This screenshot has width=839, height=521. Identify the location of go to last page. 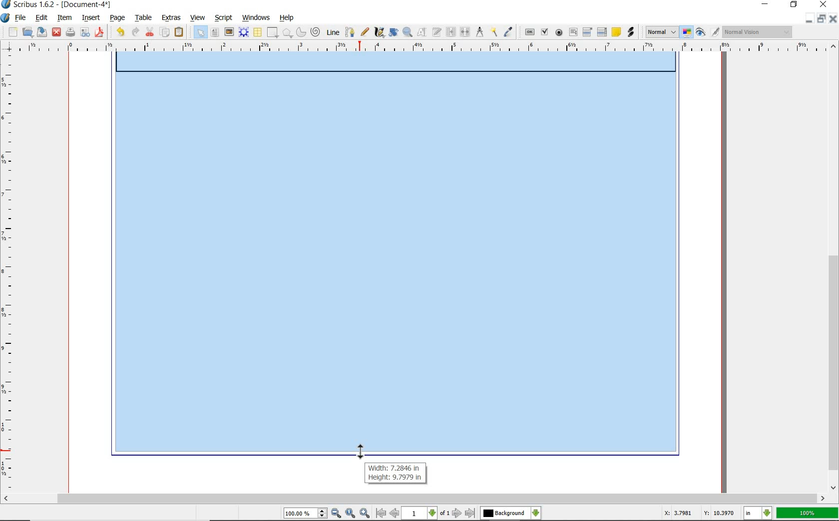
(470, 513).